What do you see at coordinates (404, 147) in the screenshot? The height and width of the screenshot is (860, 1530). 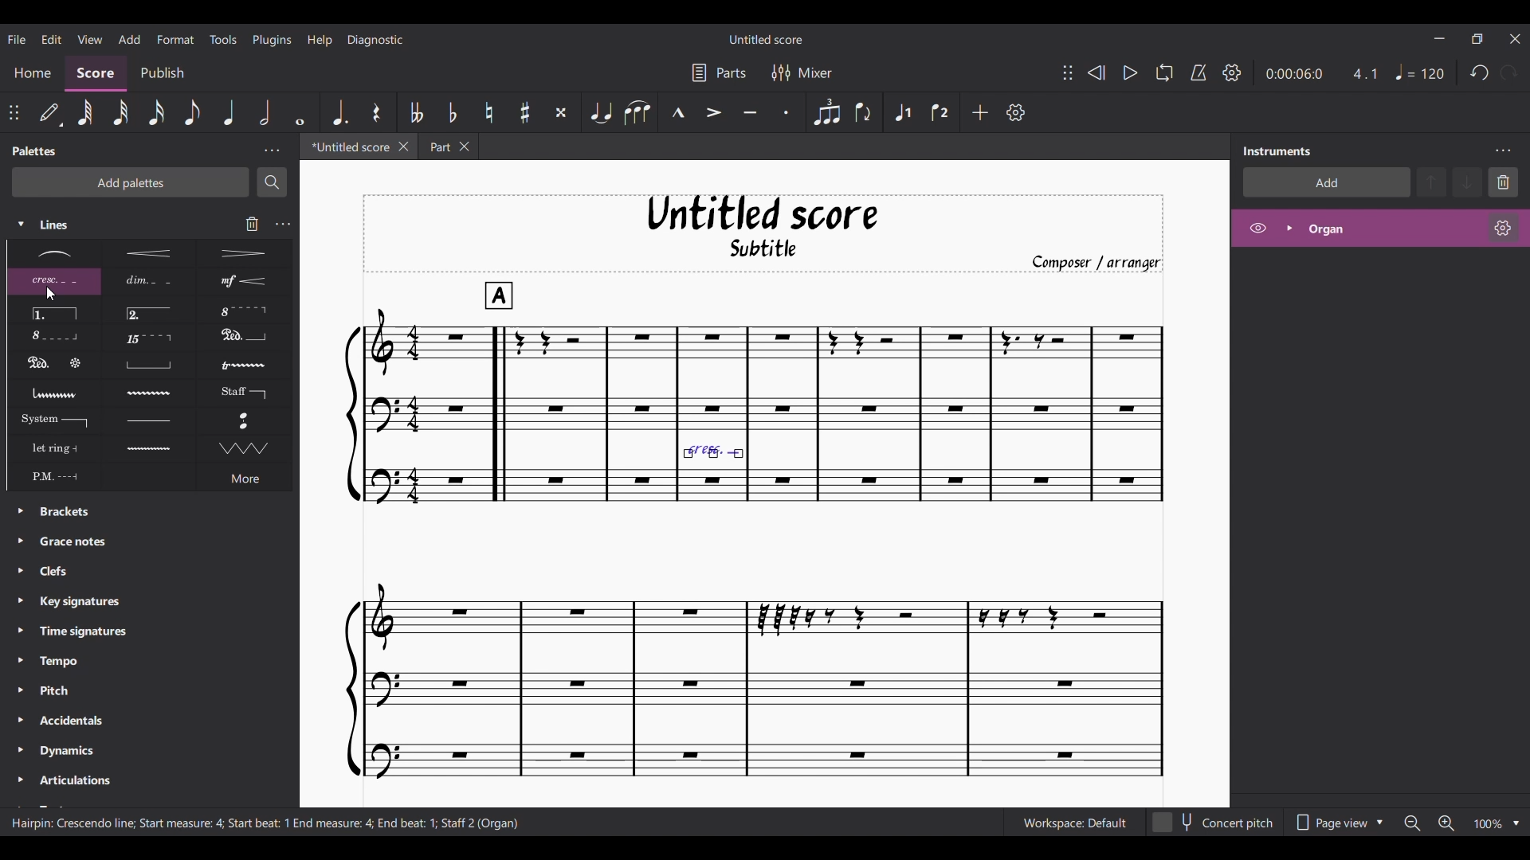 I see `Close current tab` at bounding box center [404, 147].